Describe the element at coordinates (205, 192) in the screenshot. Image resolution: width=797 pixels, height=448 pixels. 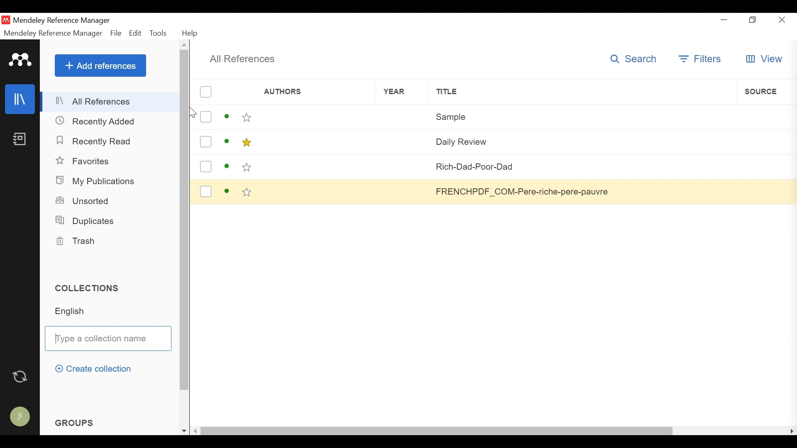
I see `(un)select` at that location.